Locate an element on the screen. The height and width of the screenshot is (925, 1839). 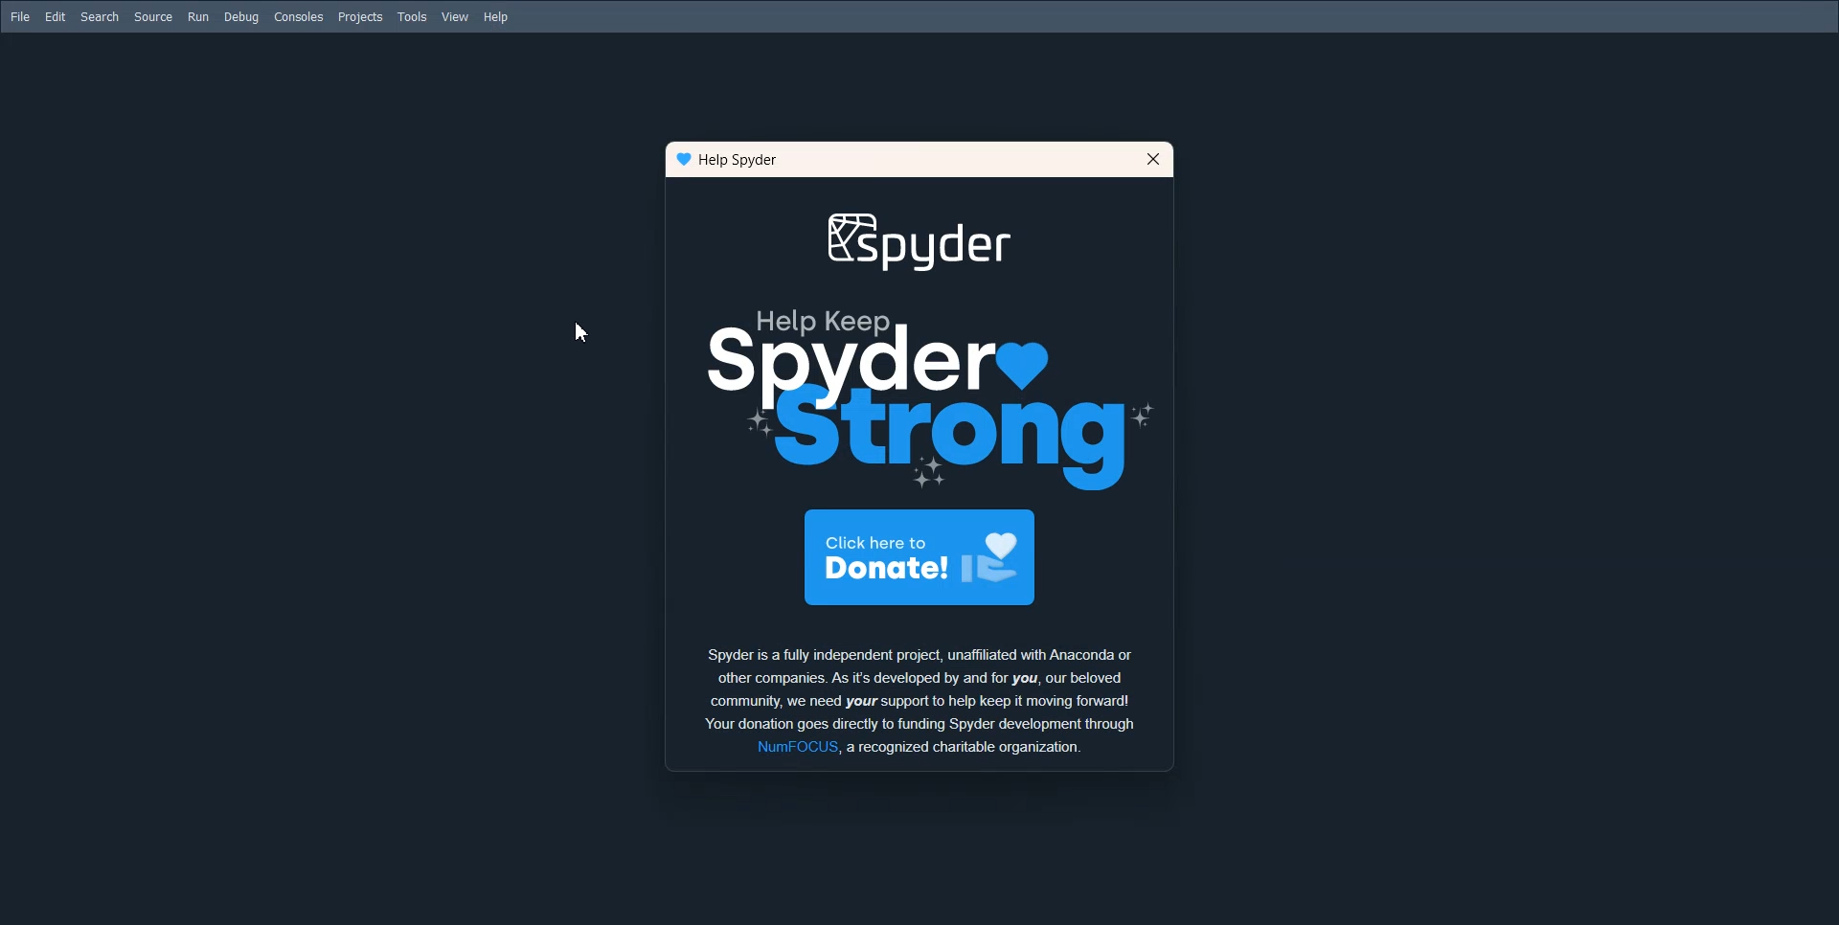
Source is located at coordinates (153, 17).